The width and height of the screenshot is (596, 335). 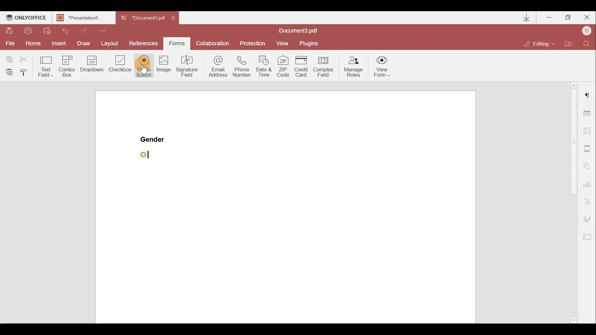 What do you see at coordinates (144, 18) in the screenshot?
I see `Document name` at bounding box center [144, 18].